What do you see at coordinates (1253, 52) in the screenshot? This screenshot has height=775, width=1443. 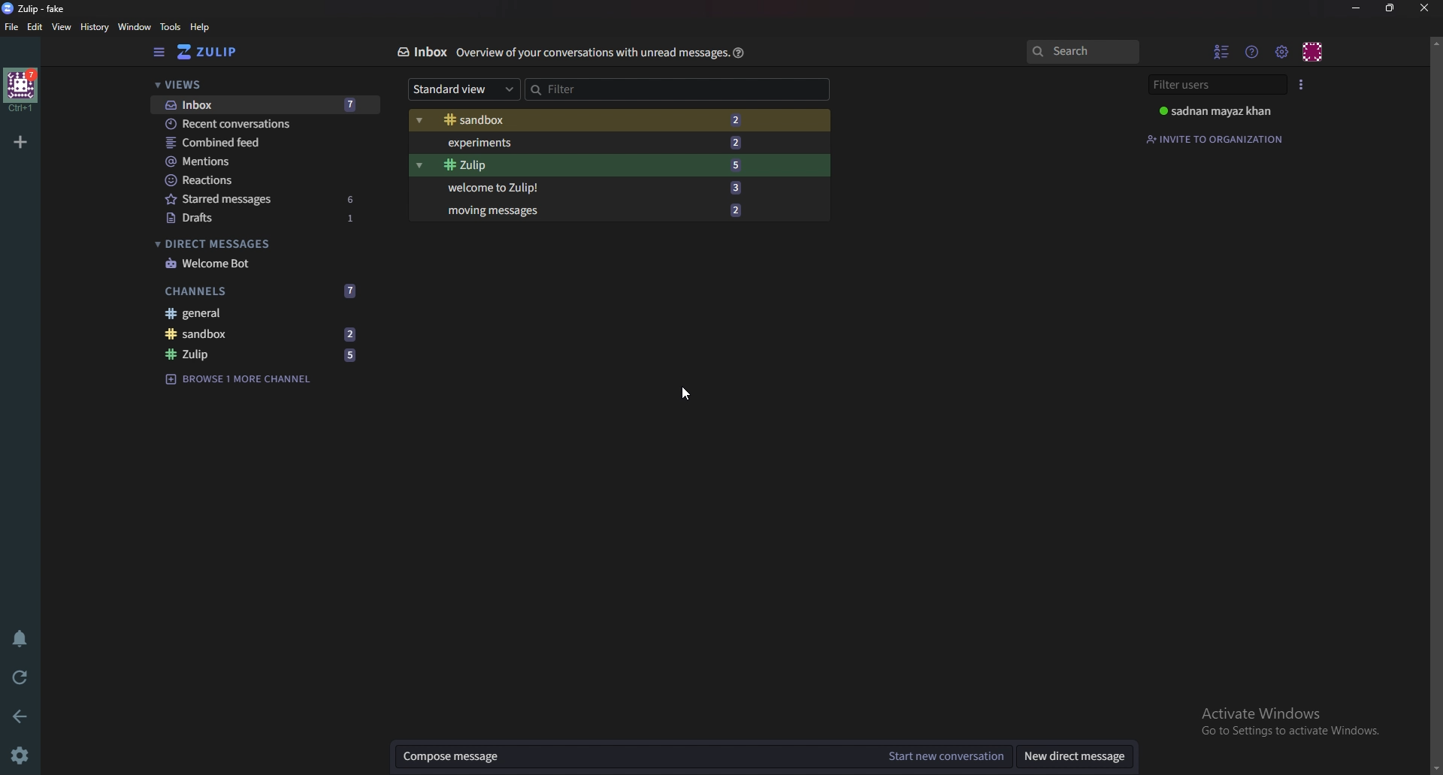 I see `Help menu` at bounding box center [1253, 52].